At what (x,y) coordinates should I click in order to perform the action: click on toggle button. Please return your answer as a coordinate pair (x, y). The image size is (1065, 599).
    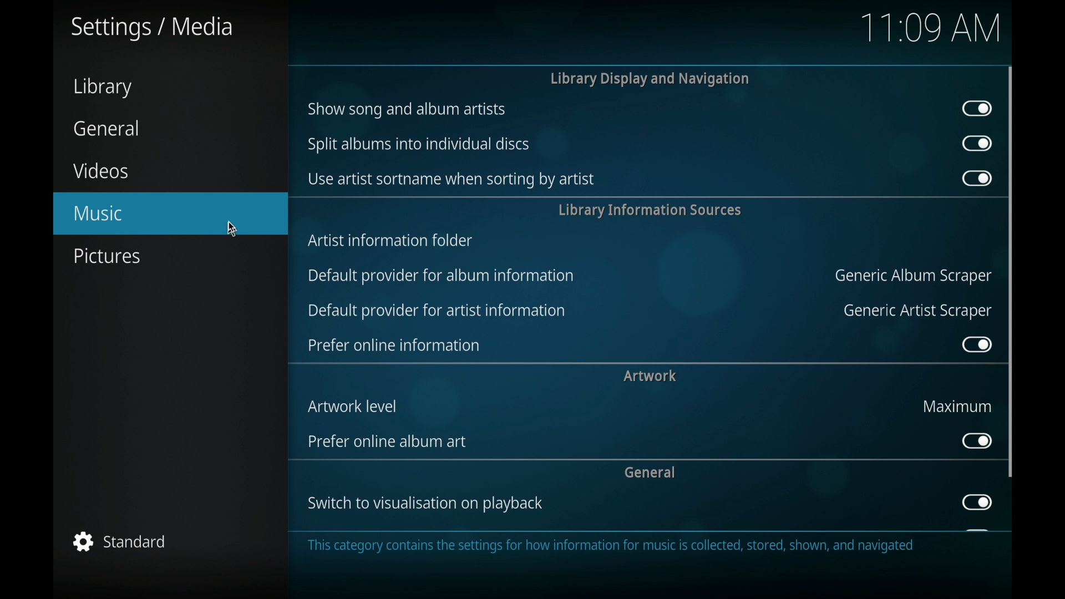
    Looking at the image, I should click on (976, 344).